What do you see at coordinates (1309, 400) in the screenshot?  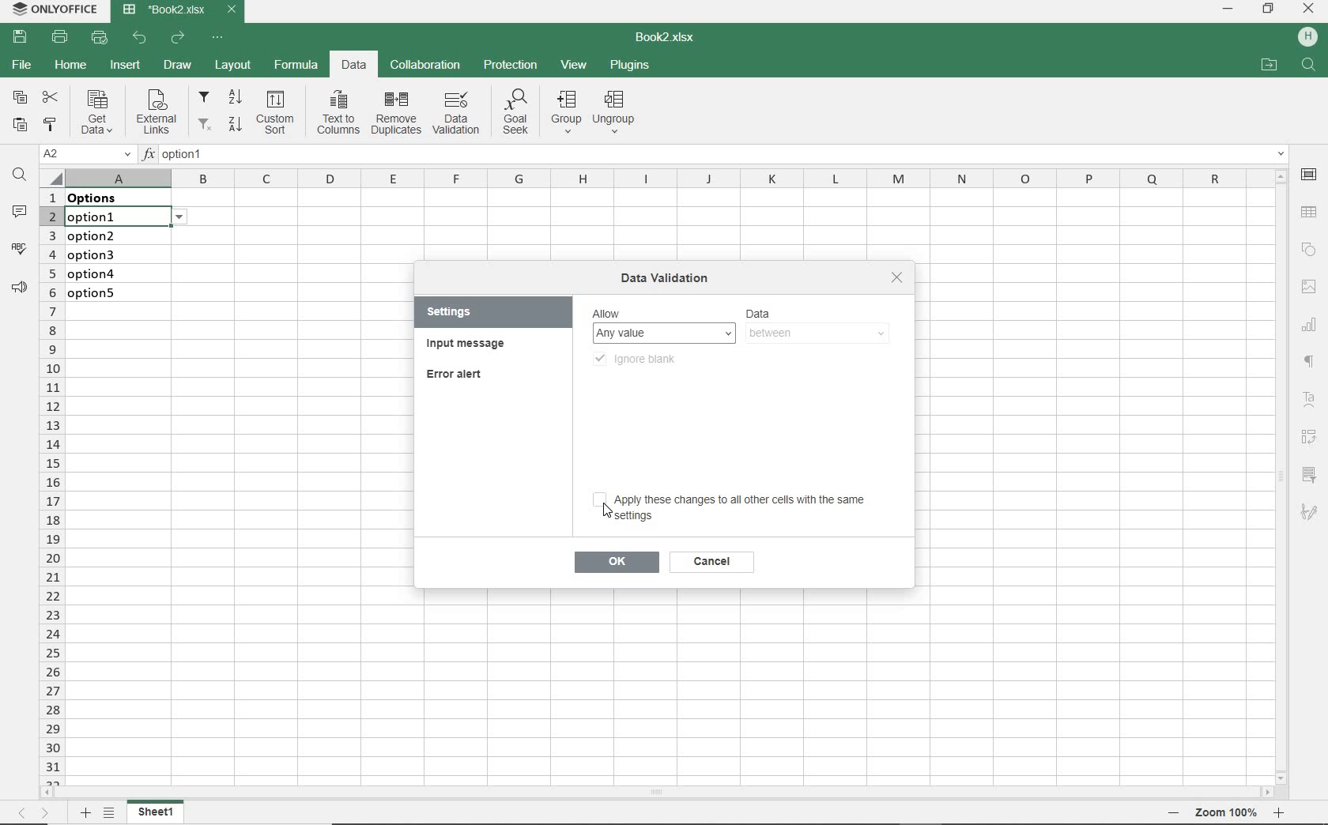 I see `Text` at bounding box center [1309, 400].